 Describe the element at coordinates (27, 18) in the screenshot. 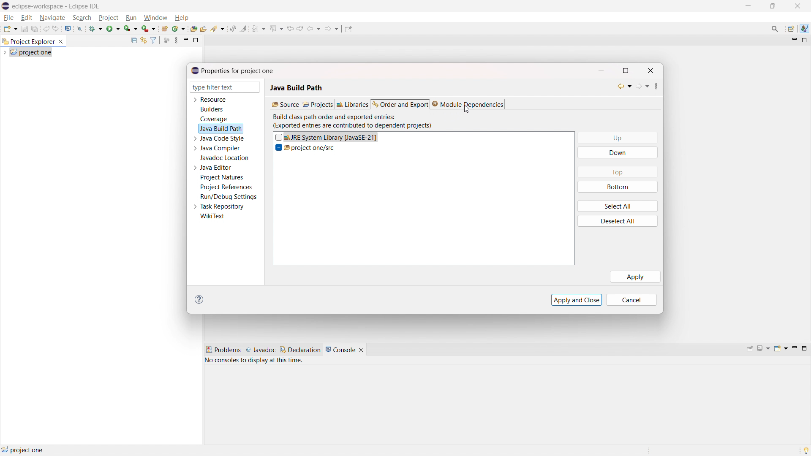

I see `edit` at that location.